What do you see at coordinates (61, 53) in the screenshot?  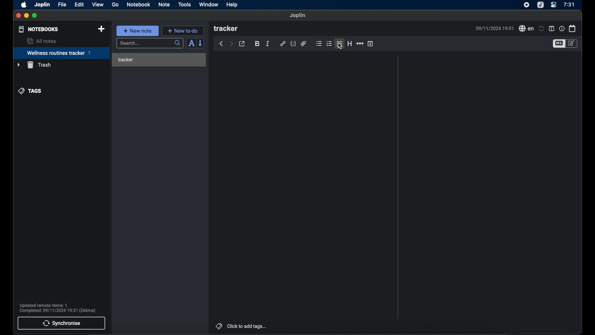 I see `wellness routines tracker 1` at bounding box center [61, 53].